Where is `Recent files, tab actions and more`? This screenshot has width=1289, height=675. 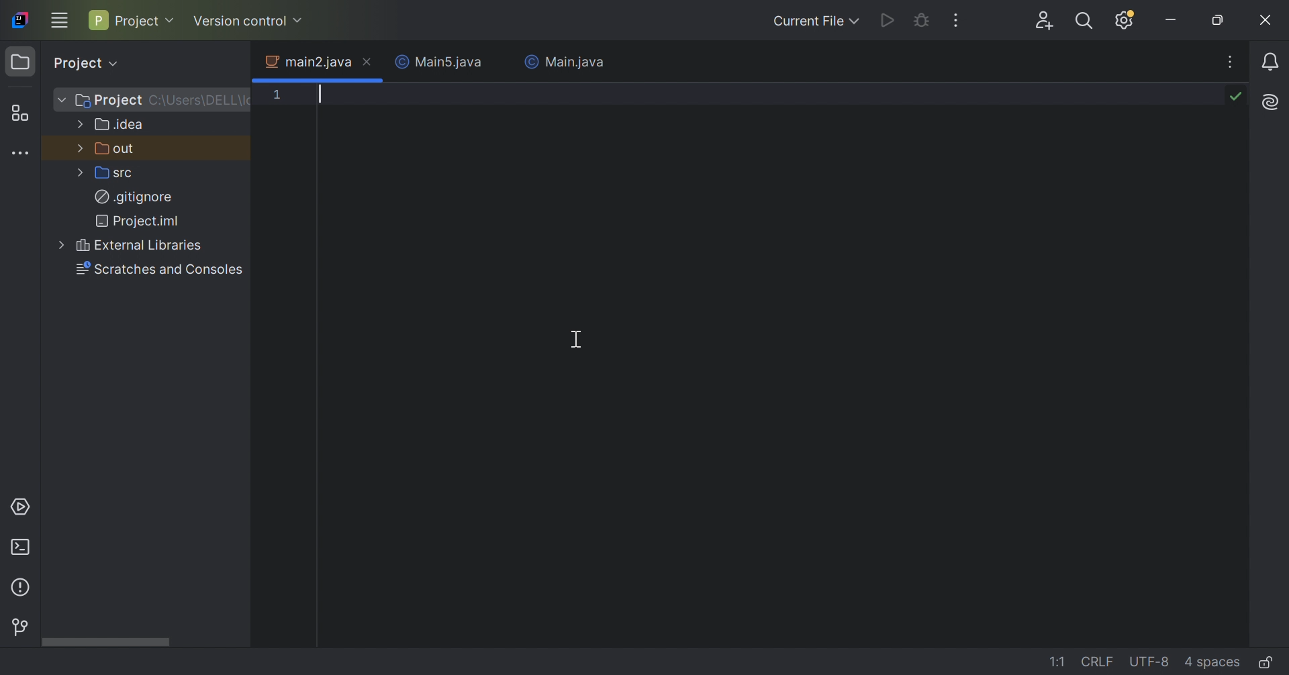
Recent files, tab actions and more is located at coordinates (1233, 63).